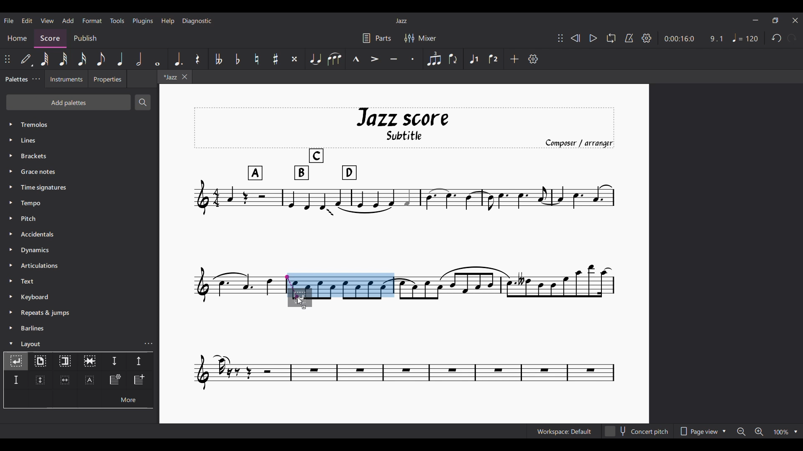  What do you see at coordinates (40, 380) in the screenshot?
I see `Insert vertical frame` at bounding box center [40, 380].